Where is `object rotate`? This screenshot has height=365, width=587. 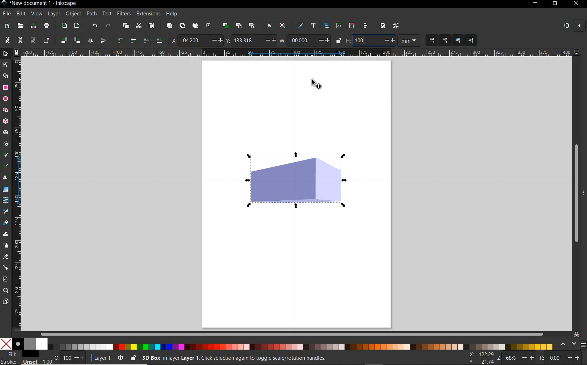 object rotate is located at coordinates (63, 40).